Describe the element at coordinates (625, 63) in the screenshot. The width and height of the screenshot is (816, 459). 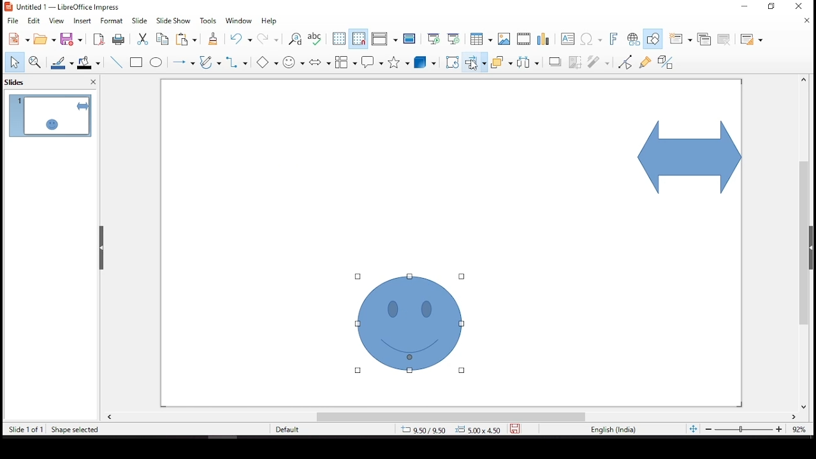
I see `toggle point edit mode` at that location.